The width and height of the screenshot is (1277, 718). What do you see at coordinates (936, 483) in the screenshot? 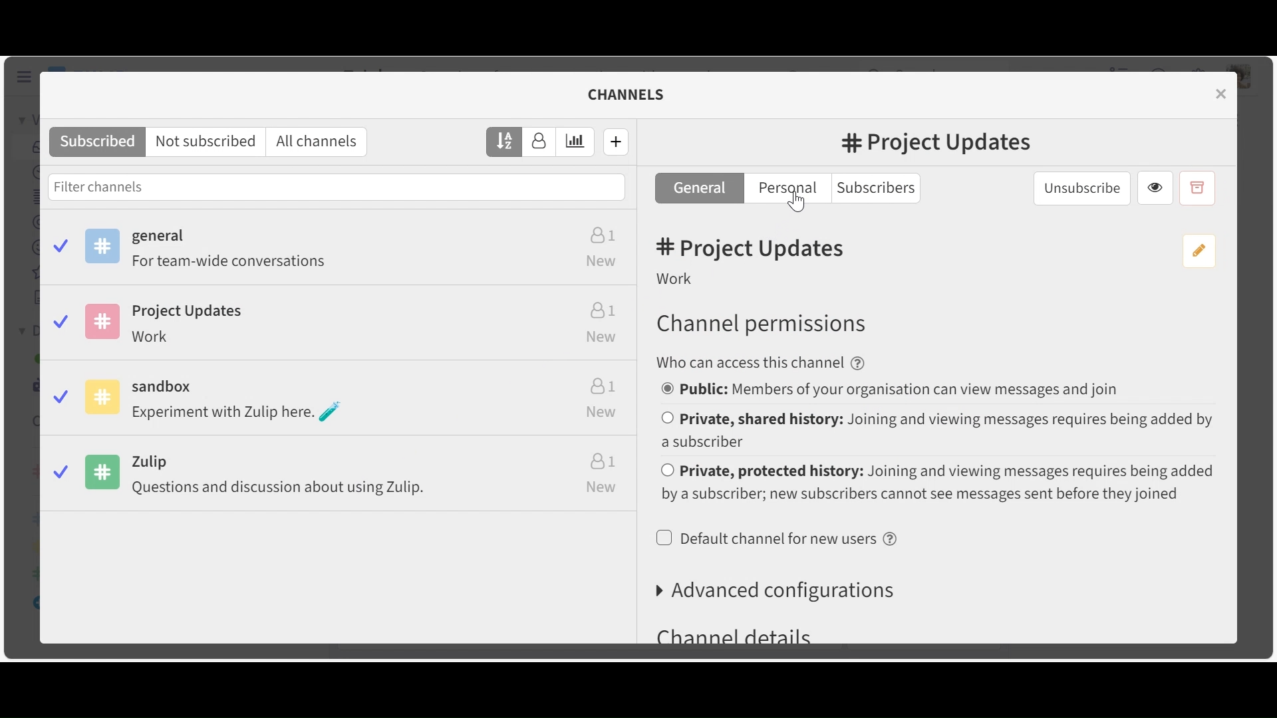
I see `(un)select Private, protected History` at bounding box center [936, 483].